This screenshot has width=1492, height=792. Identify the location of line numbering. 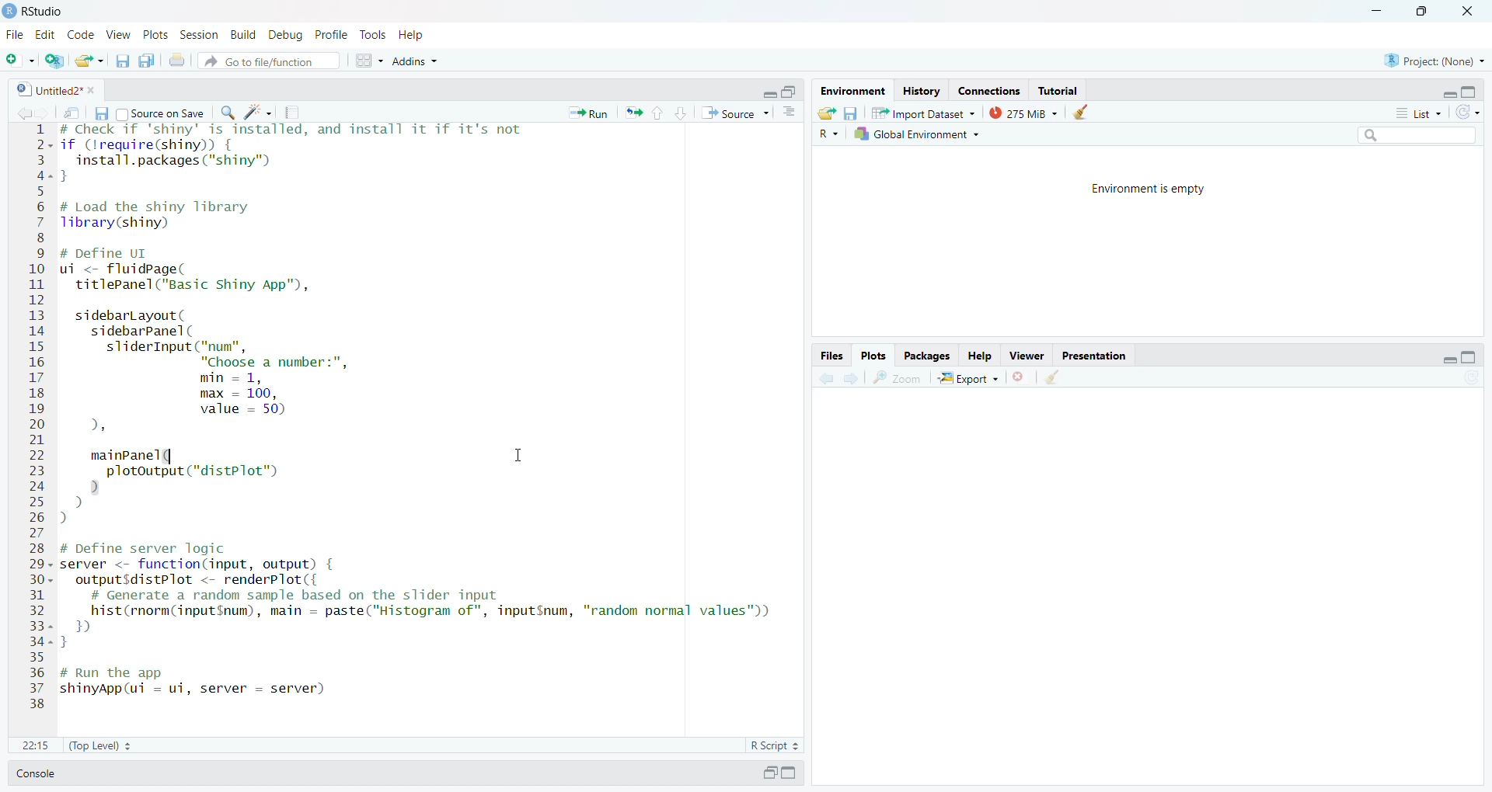
(39, 416).